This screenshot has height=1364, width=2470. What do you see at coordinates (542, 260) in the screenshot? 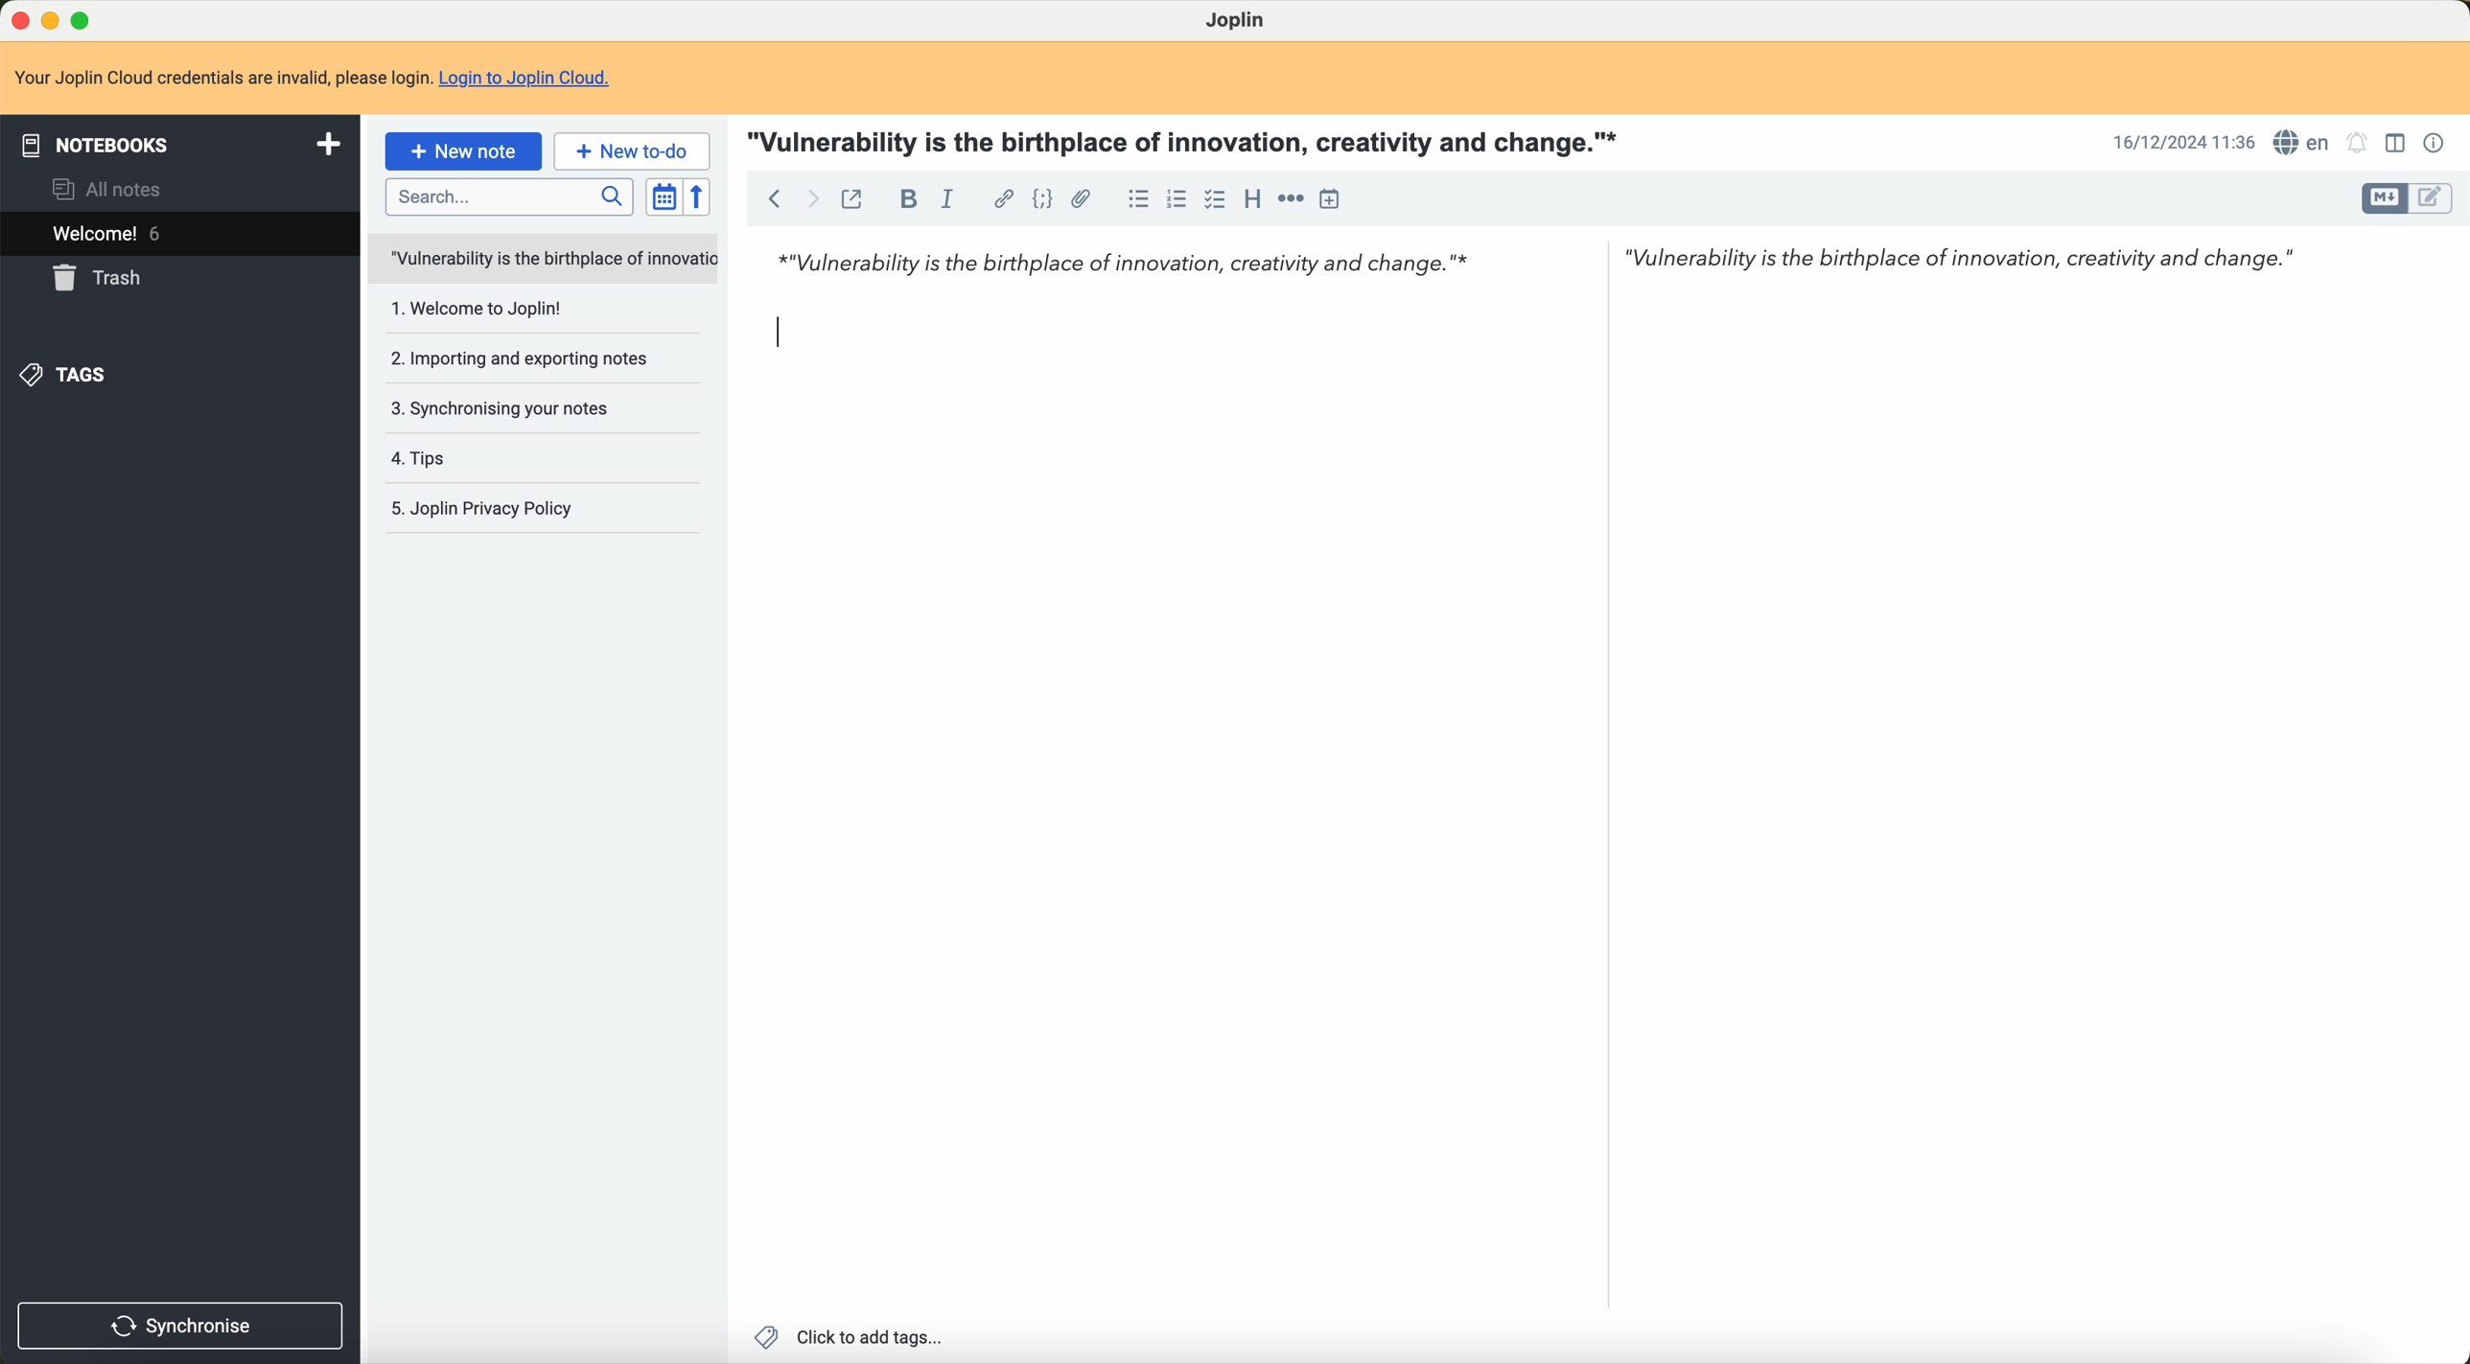
I see `untitled` at bounding box center [542, 260].